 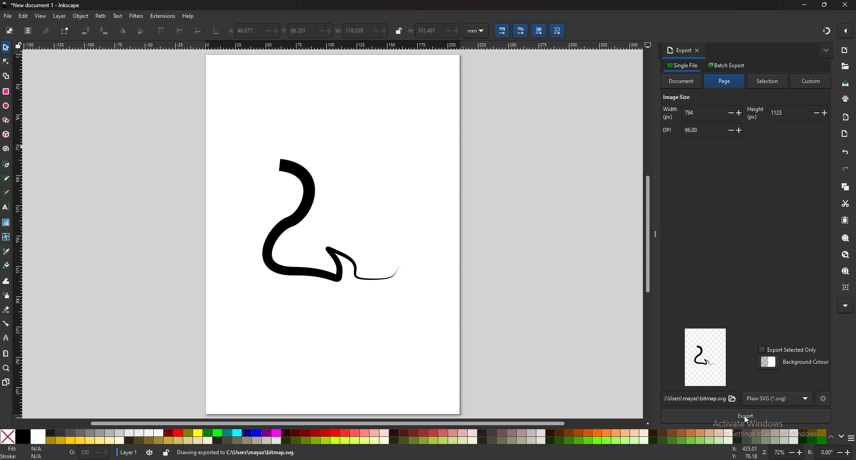 What do you see at coordinates (25, 448) in the screenshot?
I see `fill` at bounding box center [25, 448].